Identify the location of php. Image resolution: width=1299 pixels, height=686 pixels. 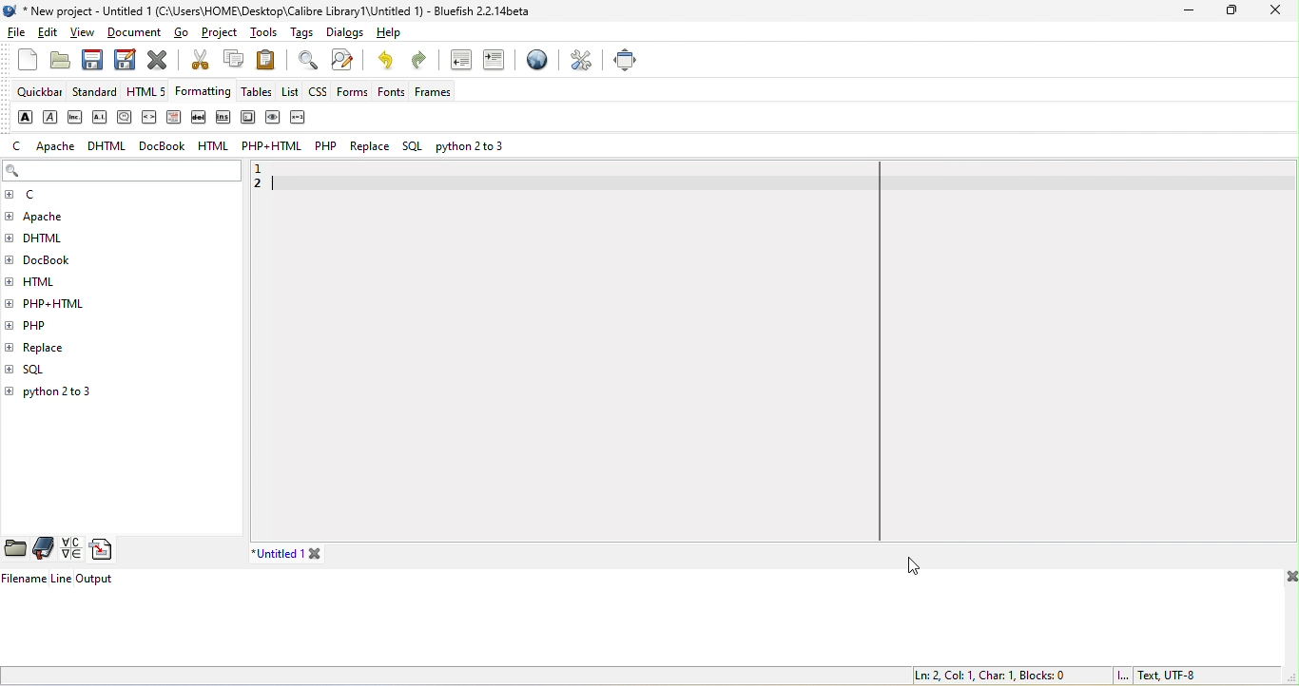
(328, 148).